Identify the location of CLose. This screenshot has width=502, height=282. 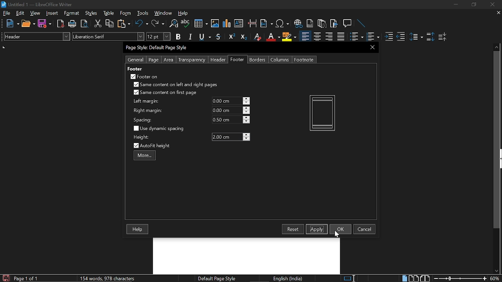
(371, 47).